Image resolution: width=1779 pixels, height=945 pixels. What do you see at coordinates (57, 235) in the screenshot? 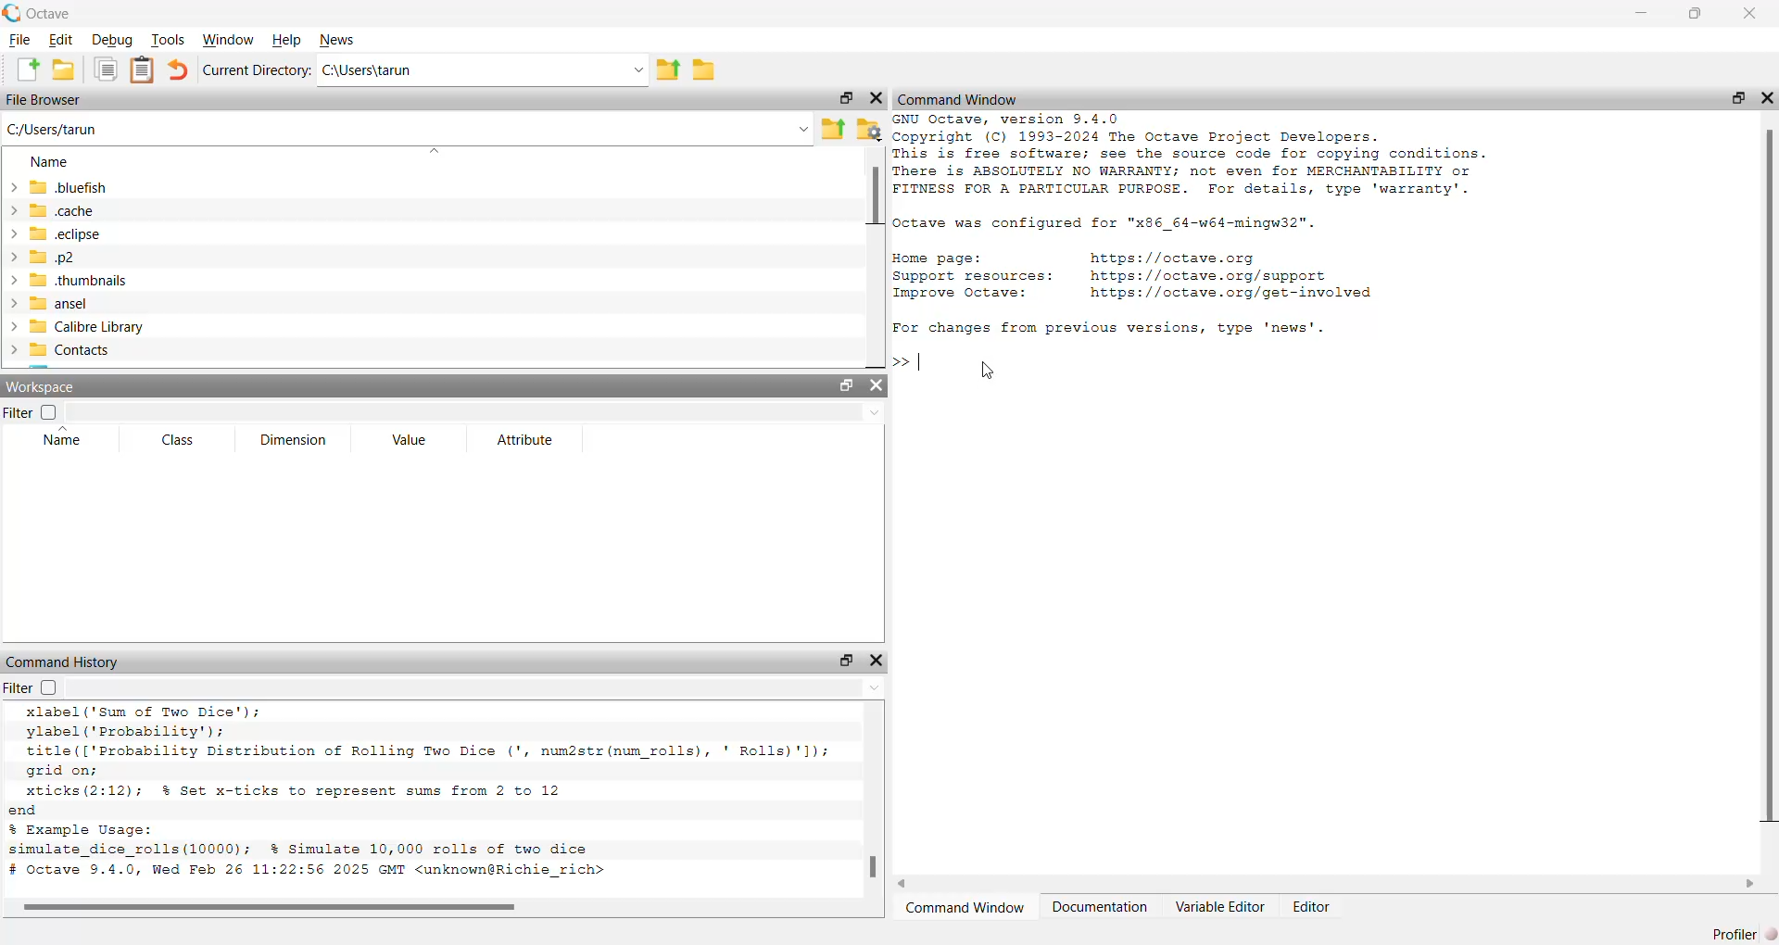
I see `.eclipse` at bounding box center [57, 235].